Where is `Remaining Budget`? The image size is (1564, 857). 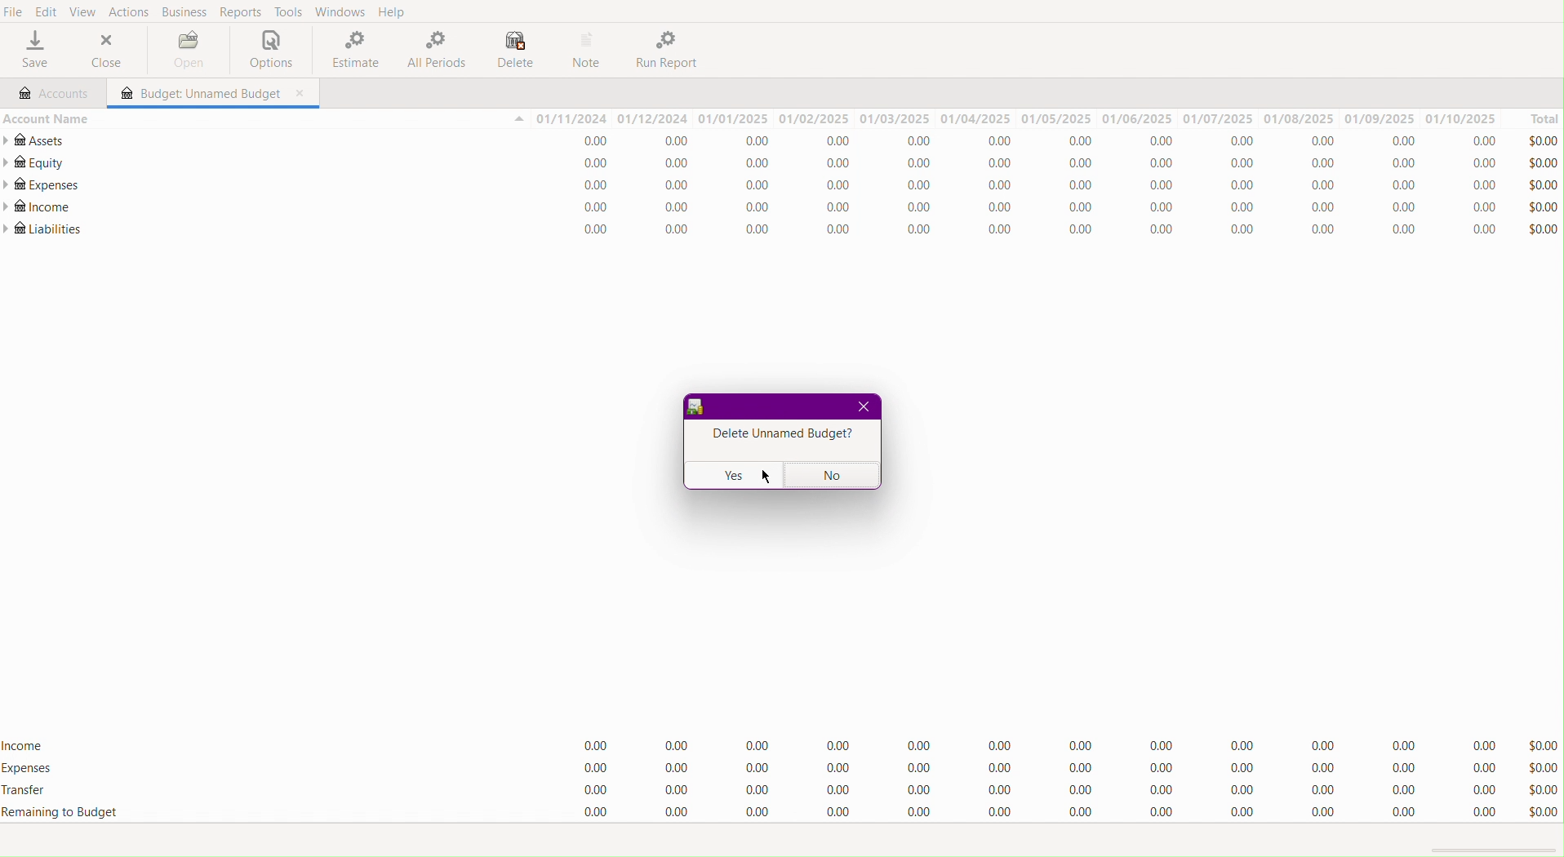
Remaining Budget is located at coordinates (60, 812).